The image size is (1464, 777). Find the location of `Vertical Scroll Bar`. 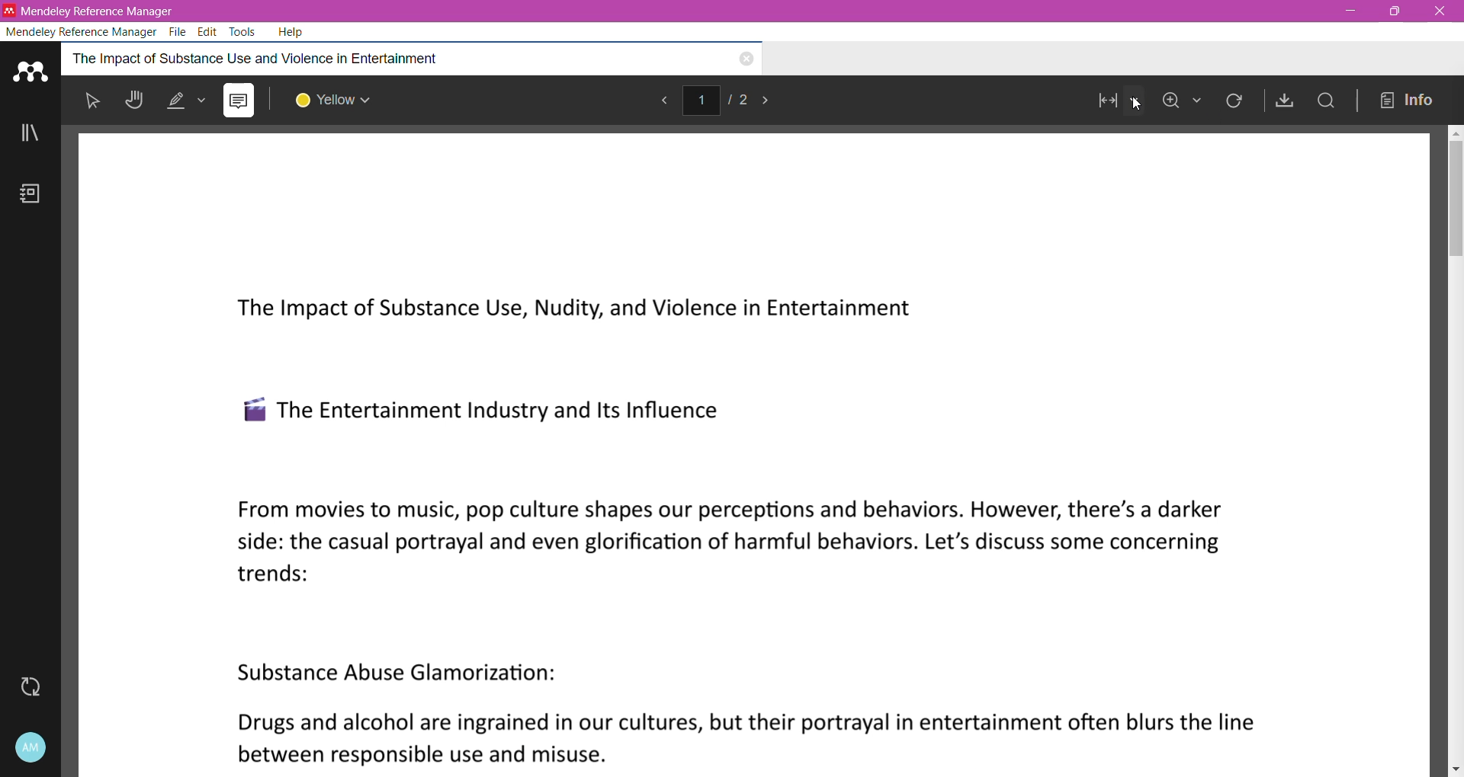

Vertical Scroll Bar is located at coordinates (1455, 449).